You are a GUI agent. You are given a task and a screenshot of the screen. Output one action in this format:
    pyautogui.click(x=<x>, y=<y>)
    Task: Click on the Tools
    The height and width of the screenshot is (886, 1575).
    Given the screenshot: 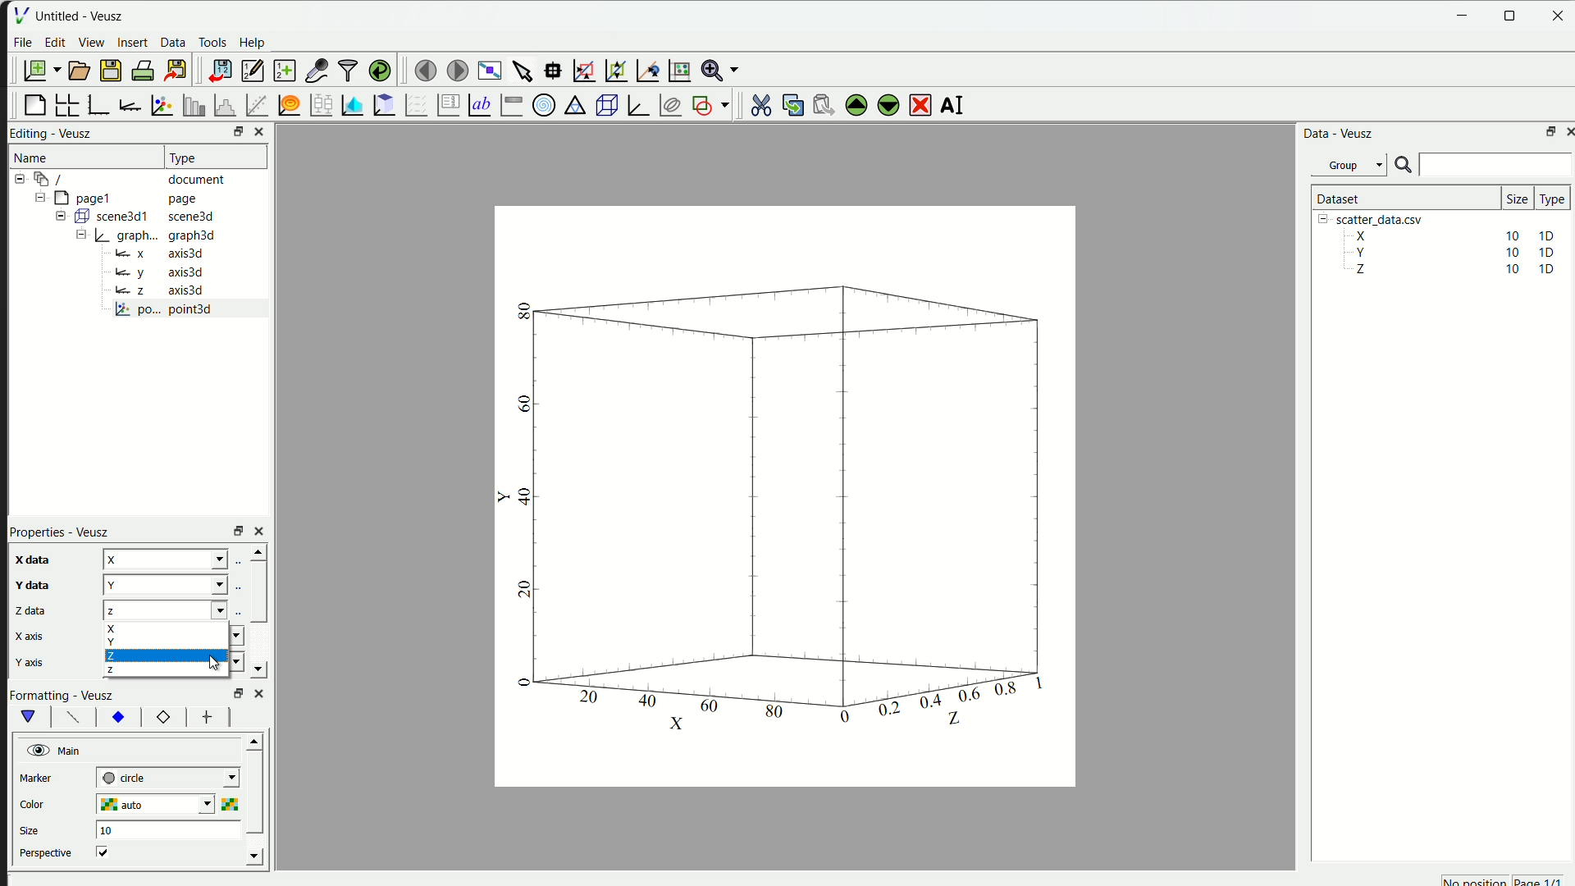 What is the action you would take?
    pyautogui.click(x=212, y=41)
    